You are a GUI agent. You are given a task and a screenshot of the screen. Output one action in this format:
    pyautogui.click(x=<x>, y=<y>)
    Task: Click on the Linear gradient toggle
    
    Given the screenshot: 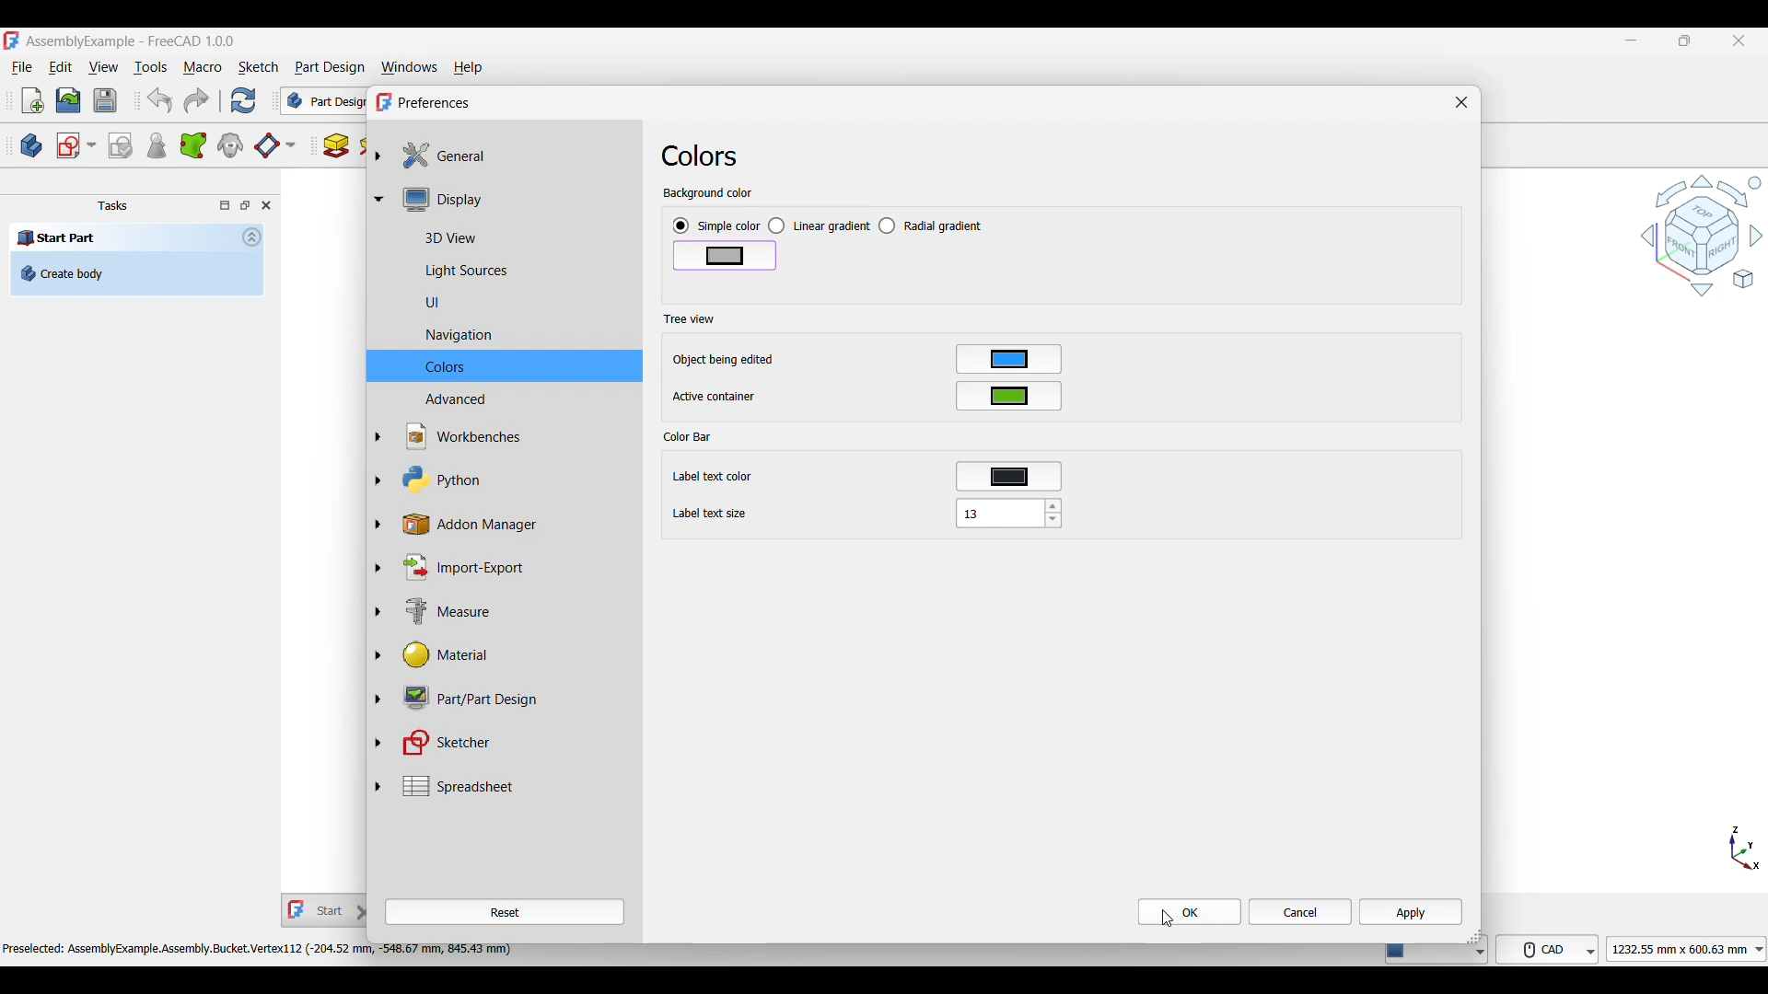 What is the action you would take?
    pyautogui.click(x=819, y=226)
    